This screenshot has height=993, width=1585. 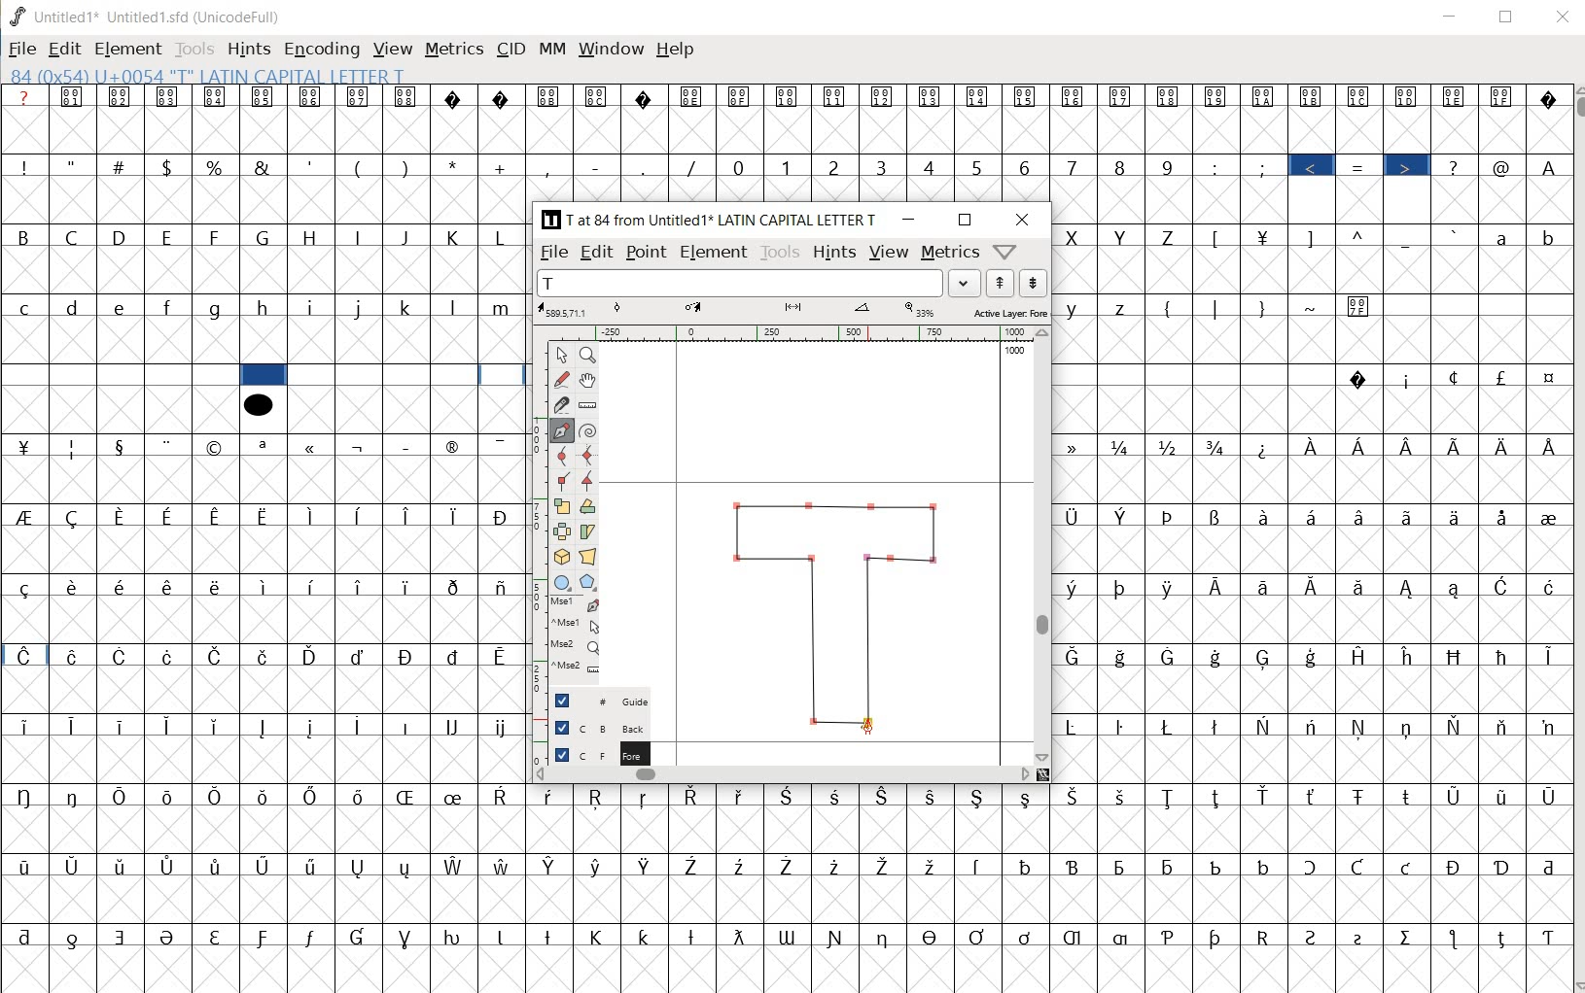 I want to click on Symbol, so click(x=1502, y=377).